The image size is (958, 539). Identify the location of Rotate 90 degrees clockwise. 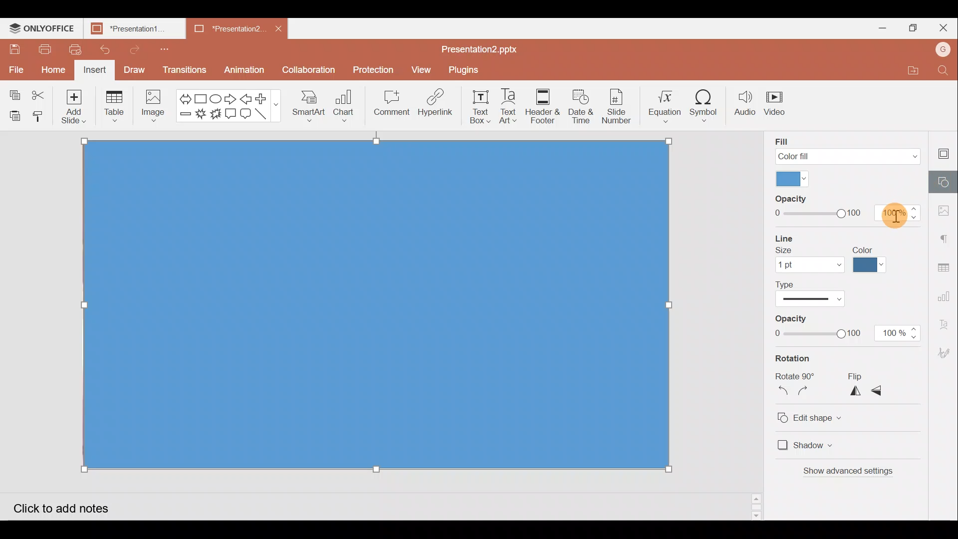
(808, 393).